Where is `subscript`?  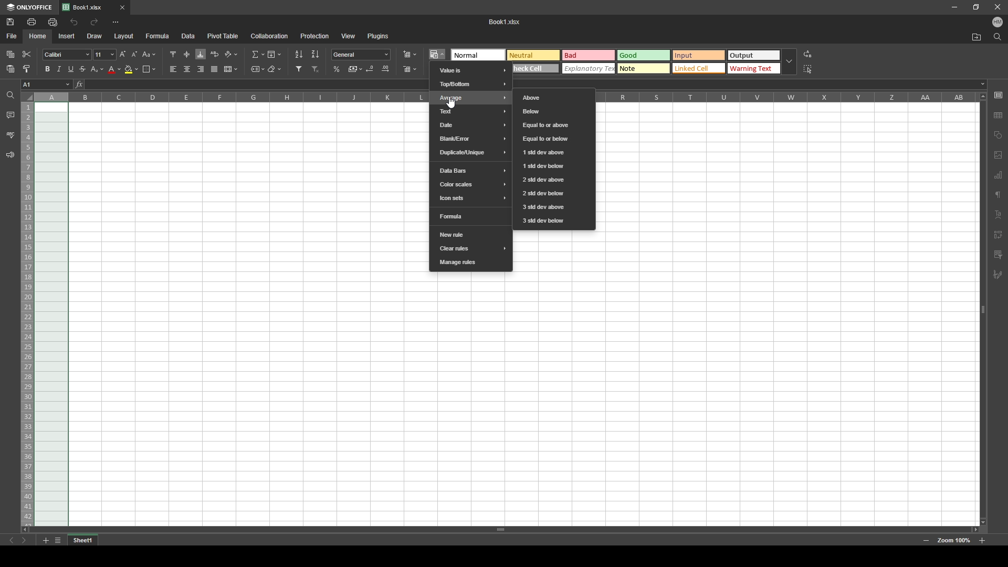 subscript is located at coordinates (98, 69).